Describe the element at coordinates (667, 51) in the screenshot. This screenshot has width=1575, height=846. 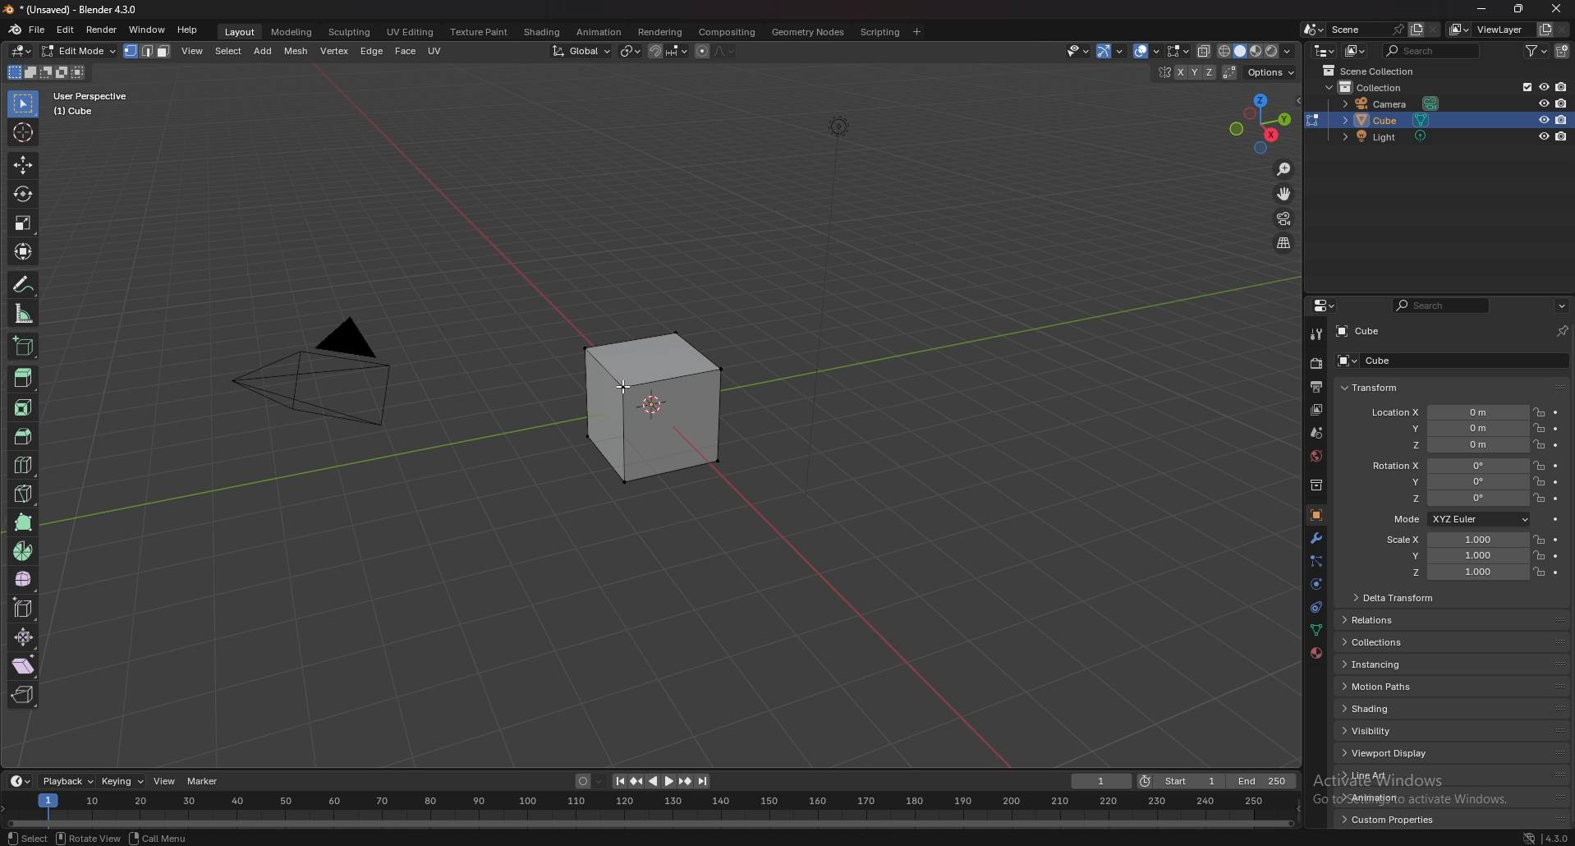
I see `snapping` at that location.